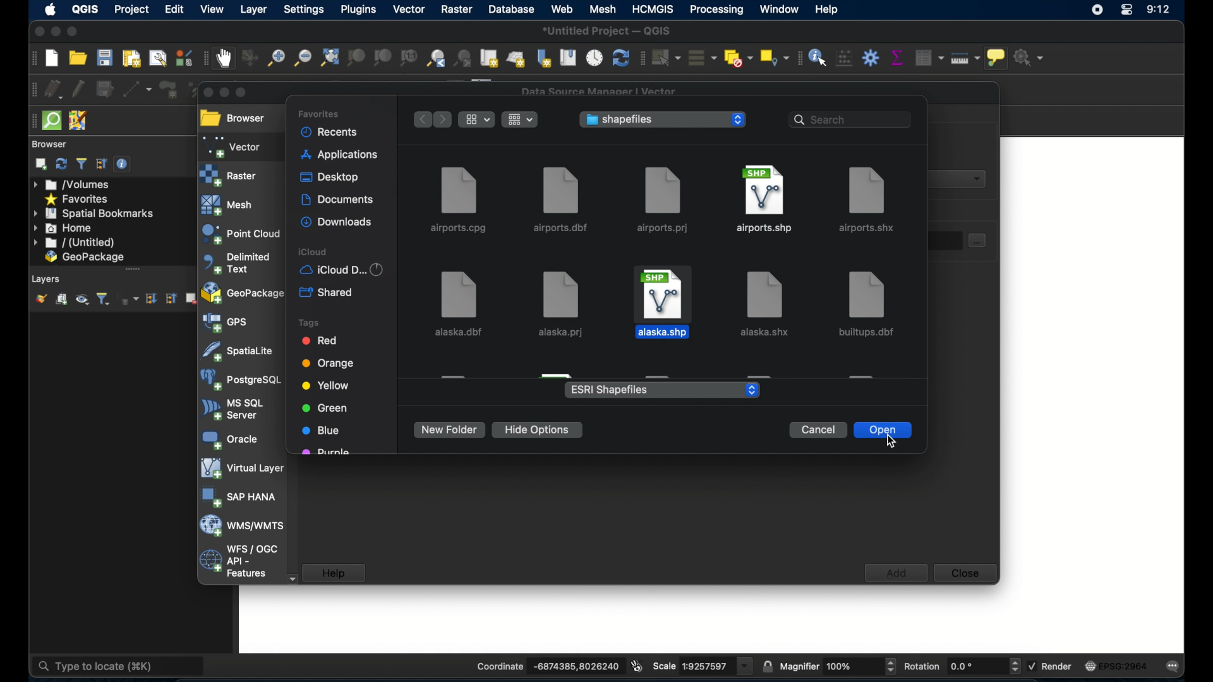  I want to click on new spatial bookmarks, so click(543, 57).